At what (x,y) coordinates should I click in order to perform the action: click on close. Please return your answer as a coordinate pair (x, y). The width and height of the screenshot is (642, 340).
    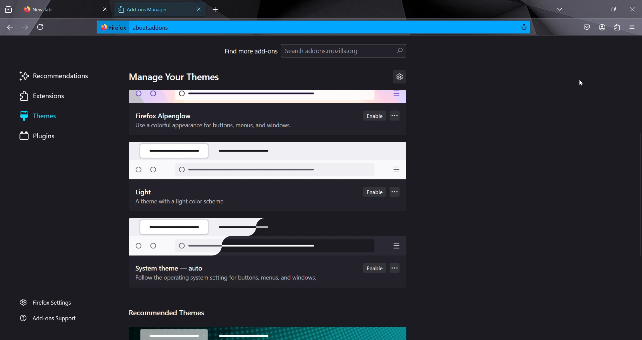
    Looking at the image, I should click on (103, 8).